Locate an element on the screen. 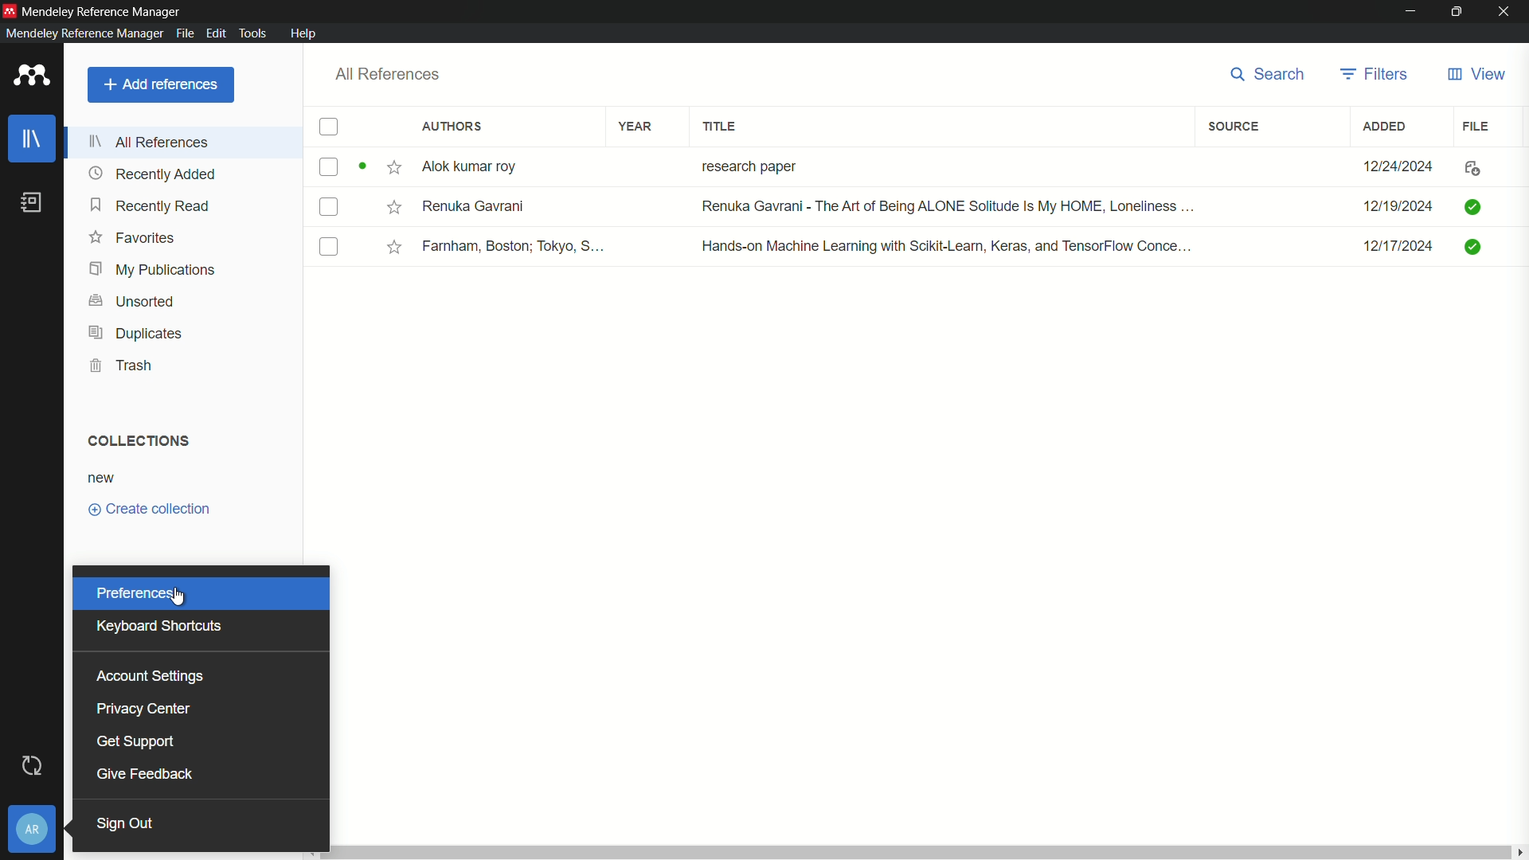 This screenshot has height=860, width=1529. title is located at coordinates (721, 127).